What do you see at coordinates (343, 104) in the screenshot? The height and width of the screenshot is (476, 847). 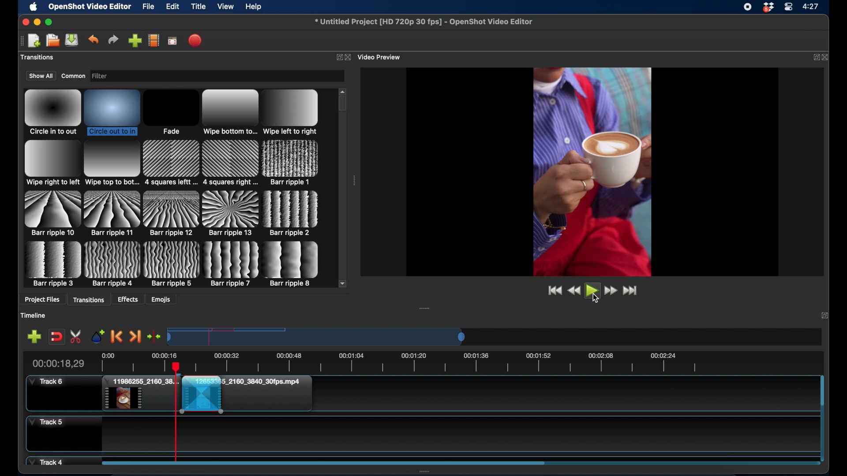 I see `scroll box` at bounding box center [343, 104].